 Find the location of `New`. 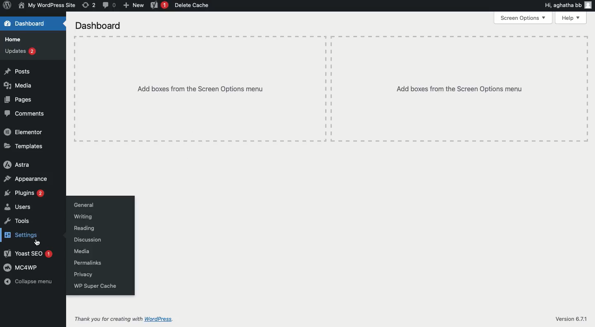

New is located at coordinates (133, 5).